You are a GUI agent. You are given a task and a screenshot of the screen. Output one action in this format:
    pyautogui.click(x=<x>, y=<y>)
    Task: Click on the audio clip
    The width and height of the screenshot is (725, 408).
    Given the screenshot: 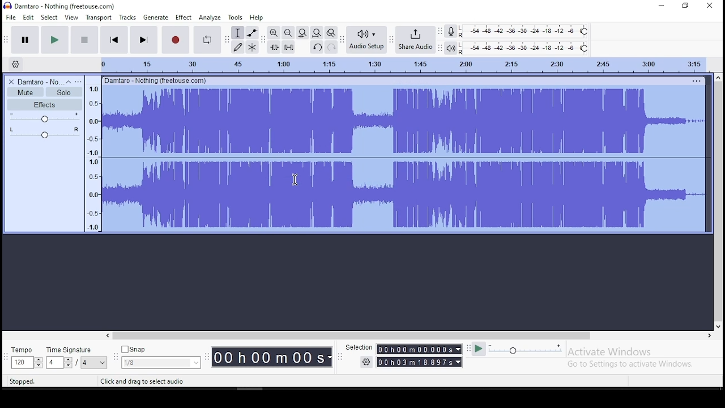 What is the action you would take?
    pyautogui.click(x=403, y=159)
    